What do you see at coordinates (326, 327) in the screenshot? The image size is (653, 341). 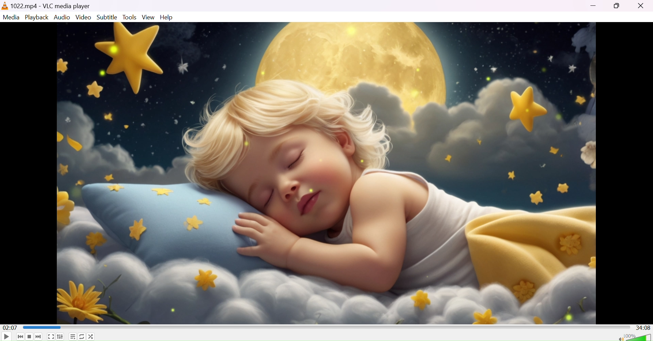 I see `Progress bar` at bounding box center [326, 327].